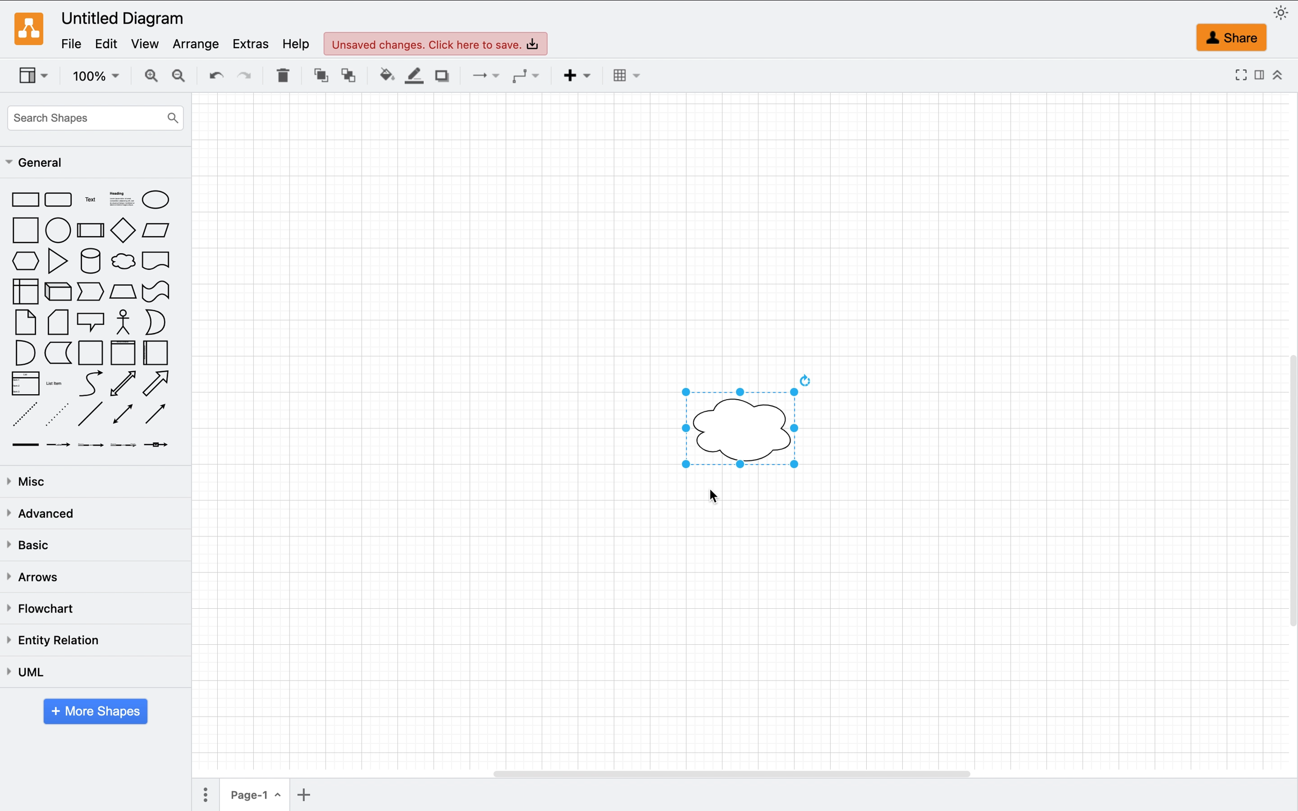  Describe the element at coordinates (165, 78) in the screenshot. I see `zoom in and out` at that location.